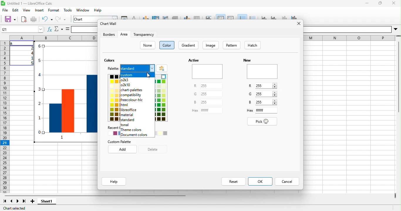 The height and width of the screenshot is (211, 401). What do you see at coordinates (195, 94) in the screenshot?
I see `G` at bounding box center [195, 94].